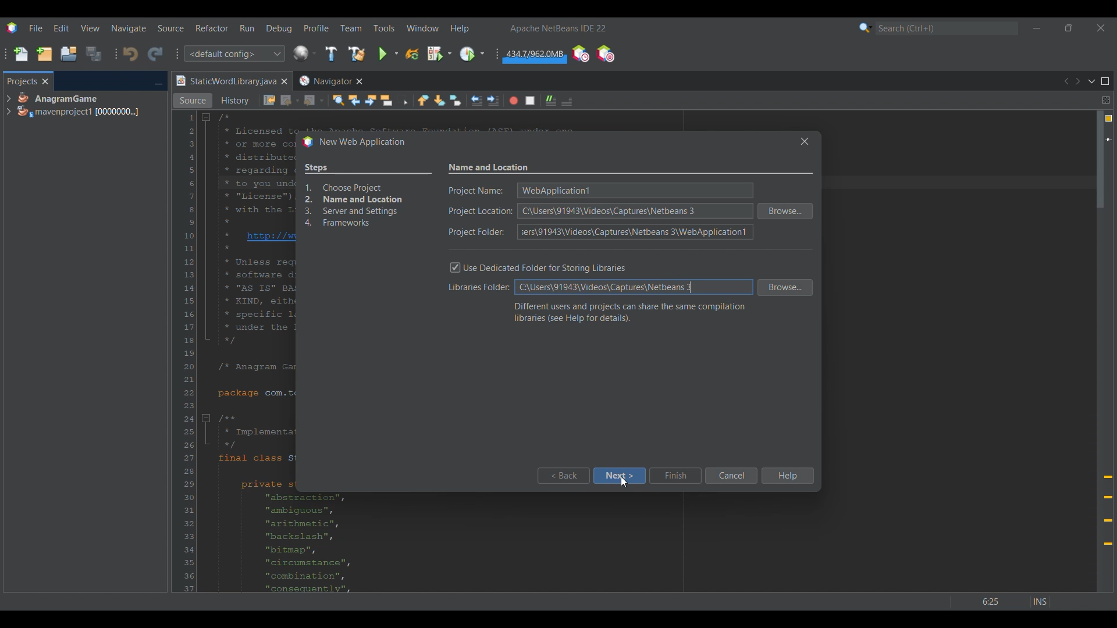 This screenshot has height=628, width=1117. Describe the element at coordinates (423, 28) in the screenshot. I see `Window menu` at that location.